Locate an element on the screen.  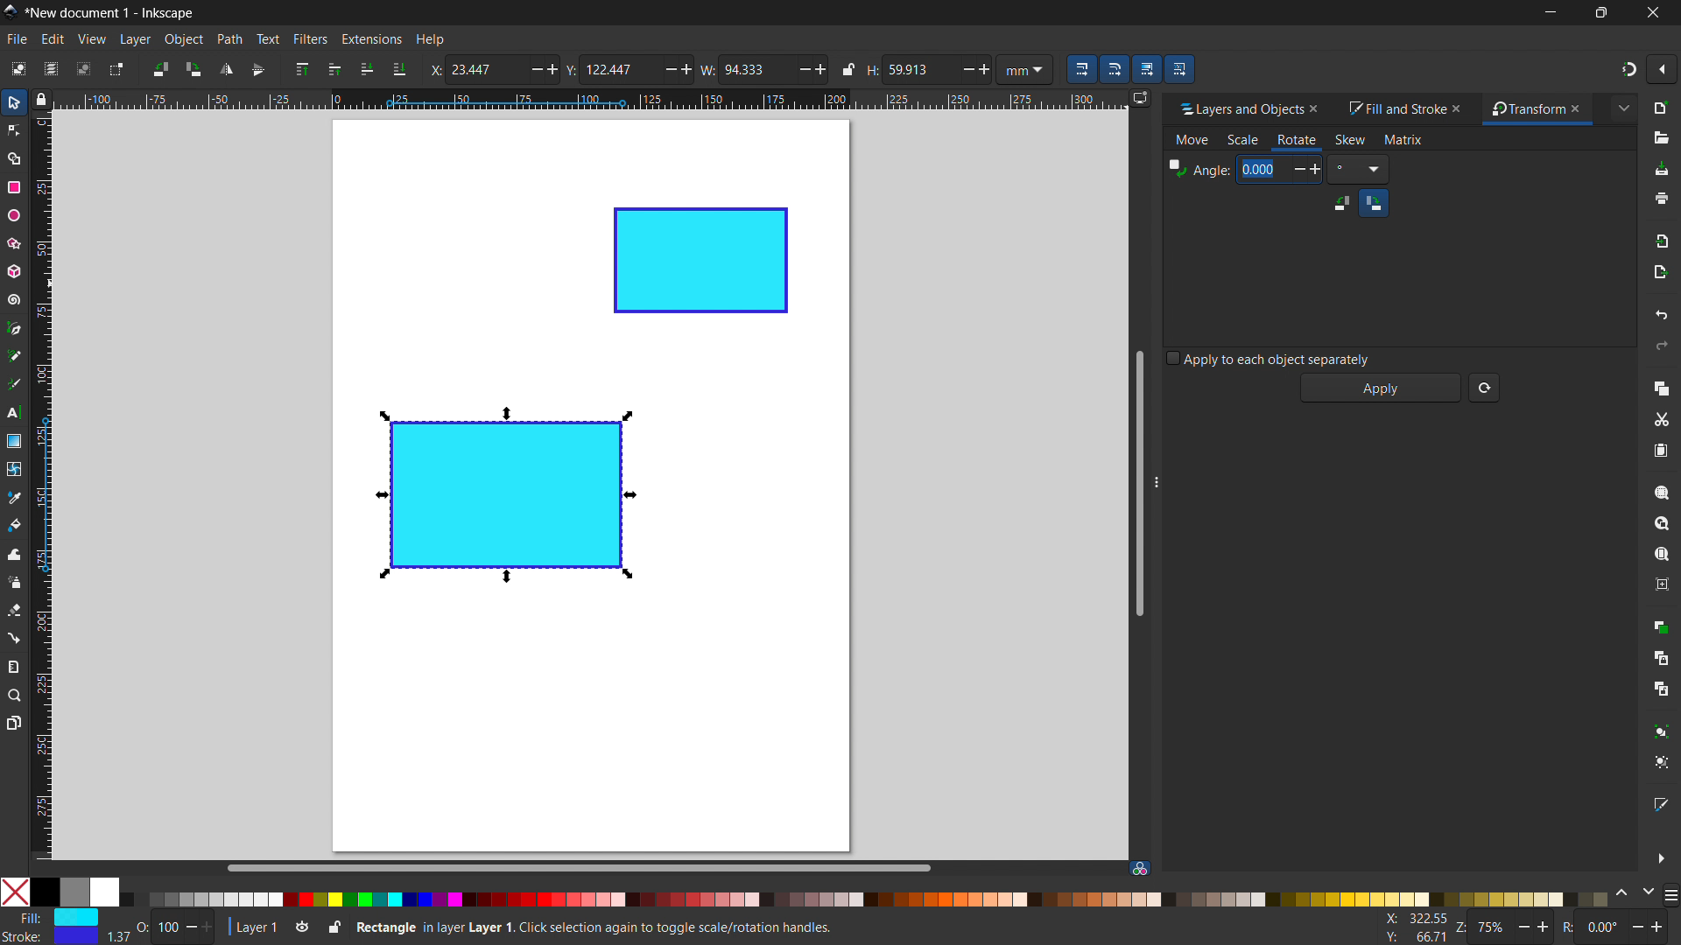
duplicate is located at coordinates (1660, 626).